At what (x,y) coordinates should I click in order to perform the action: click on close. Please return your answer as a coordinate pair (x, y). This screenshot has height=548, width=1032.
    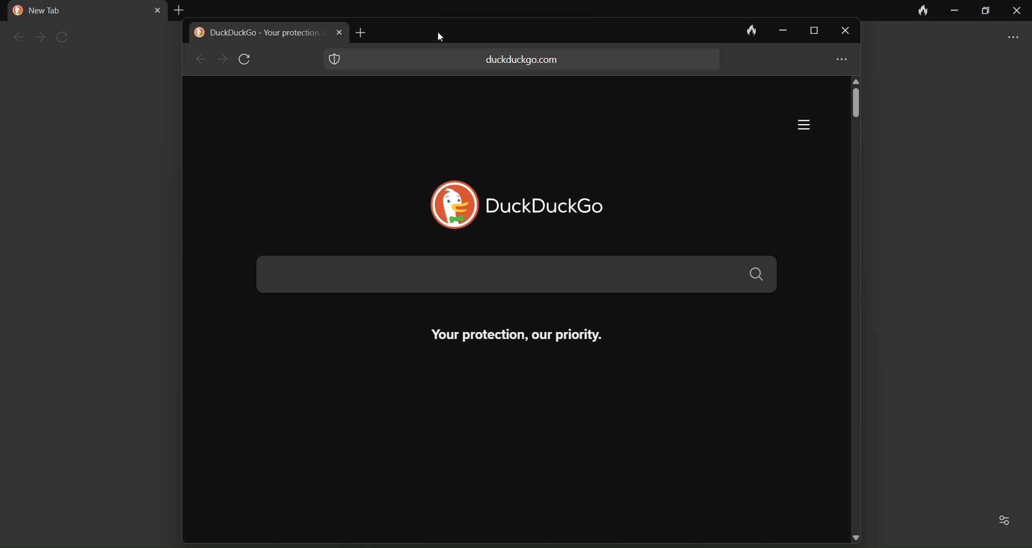
    Looking at the image, I should click on (842, 35).